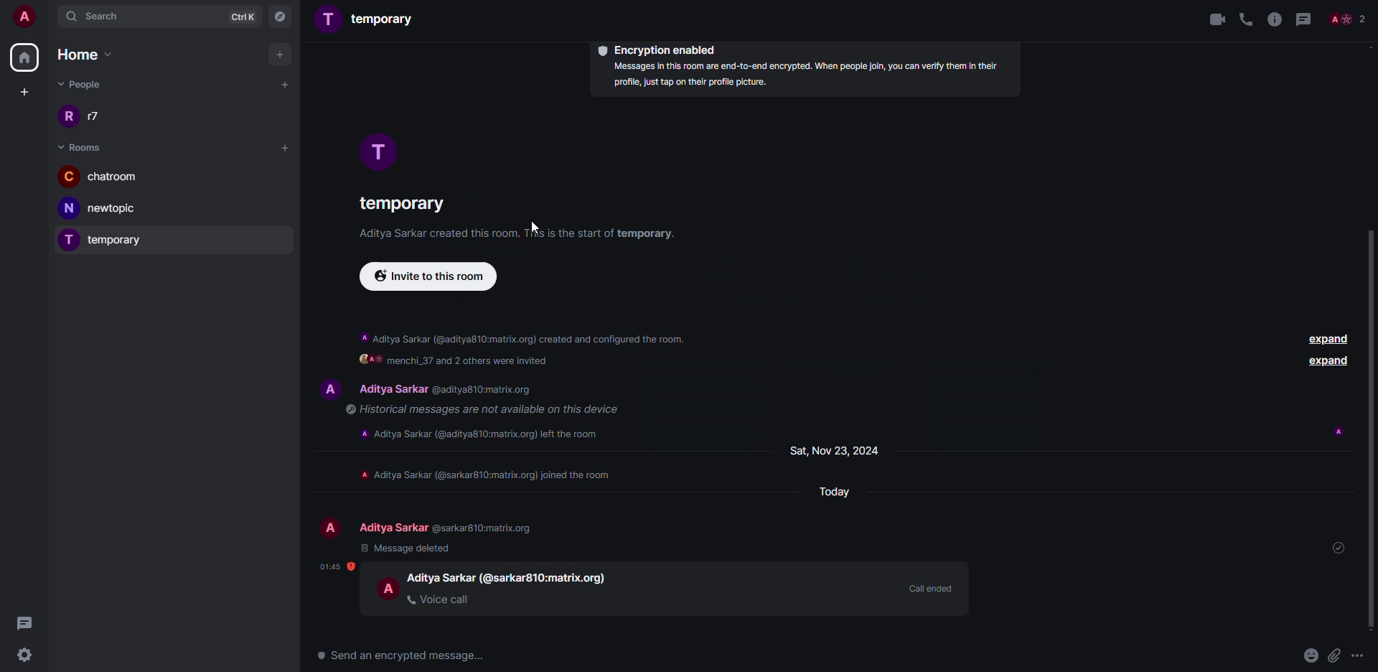 Image resolution: width=1378 pixels, height=672 pixels. What do you see at coordinates (287, 149) in the screenshot?
I see `add` at bounding box center [287, 149].